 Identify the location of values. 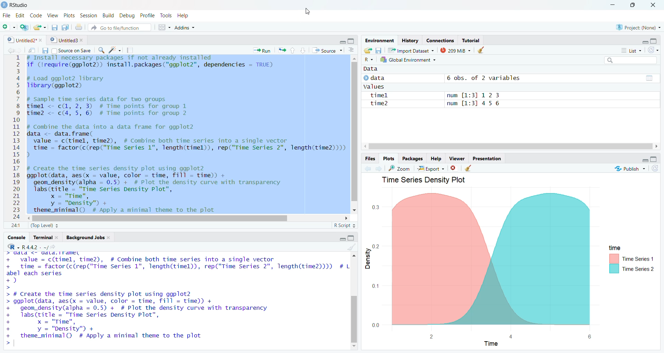
(373, 87).